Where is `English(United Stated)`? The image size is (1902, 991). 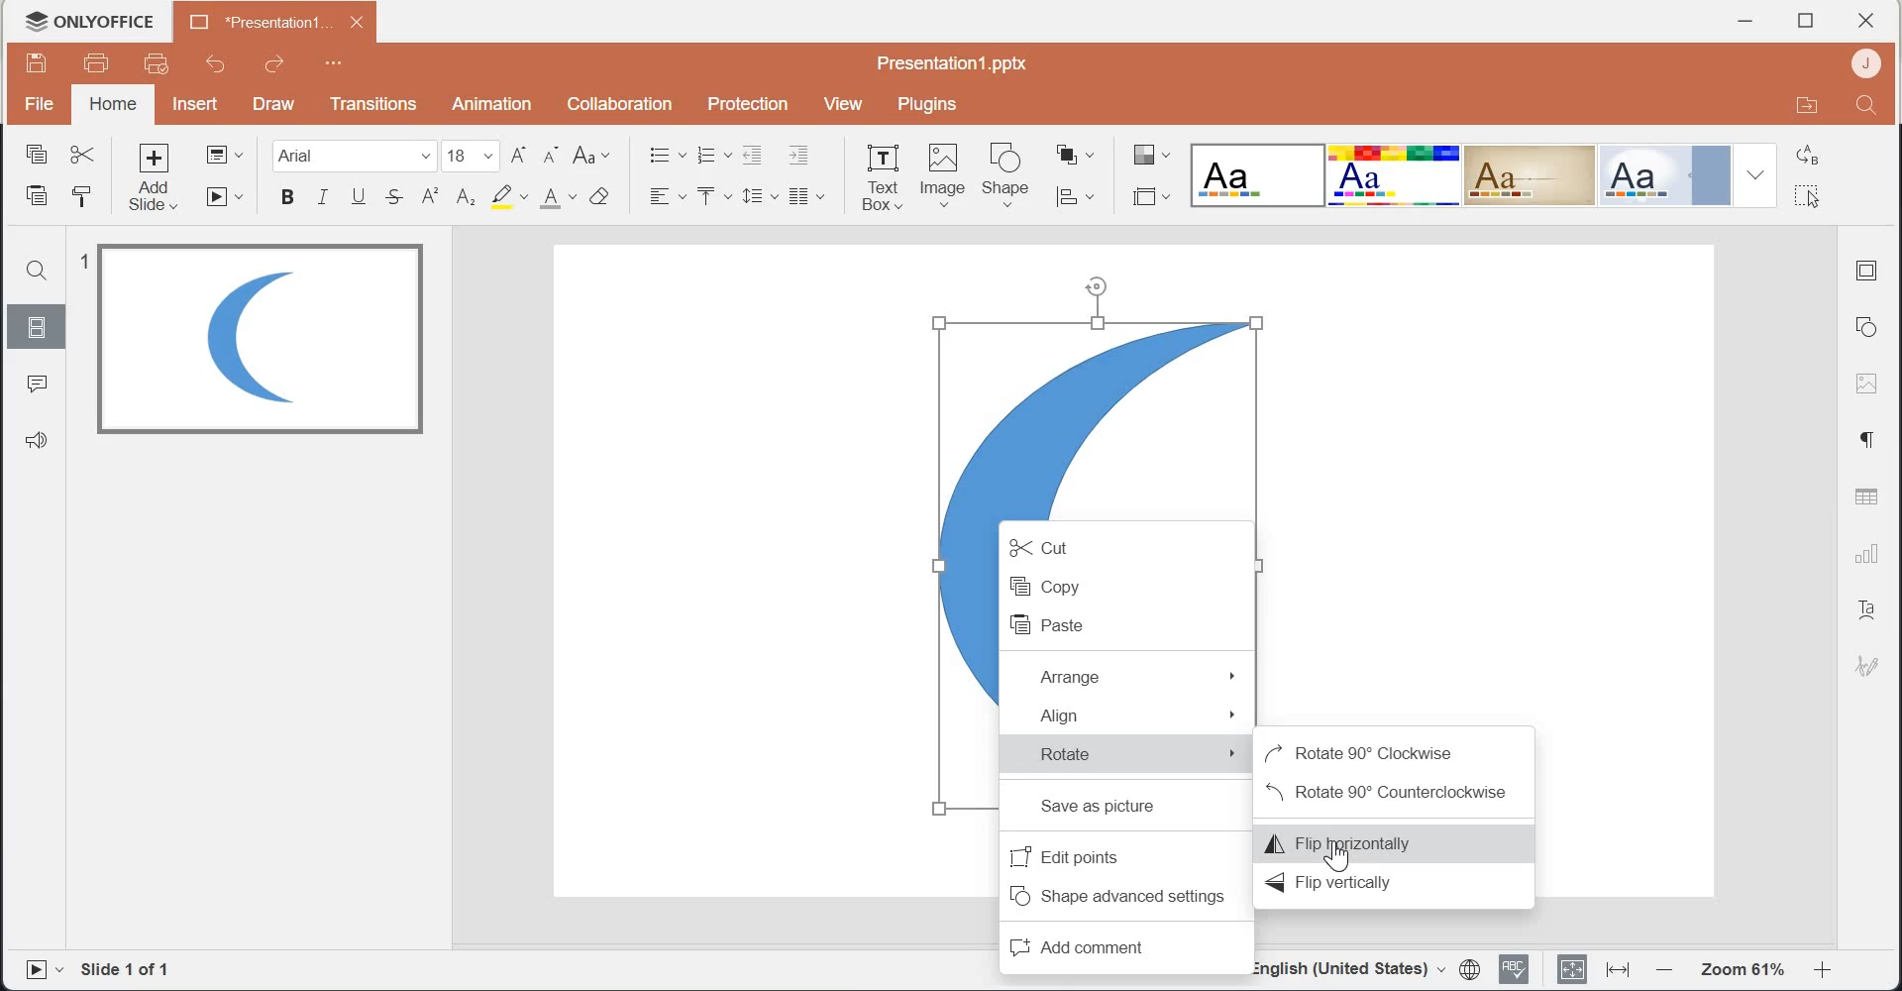 English(United Stated) is located at coordinates (1350, 972).